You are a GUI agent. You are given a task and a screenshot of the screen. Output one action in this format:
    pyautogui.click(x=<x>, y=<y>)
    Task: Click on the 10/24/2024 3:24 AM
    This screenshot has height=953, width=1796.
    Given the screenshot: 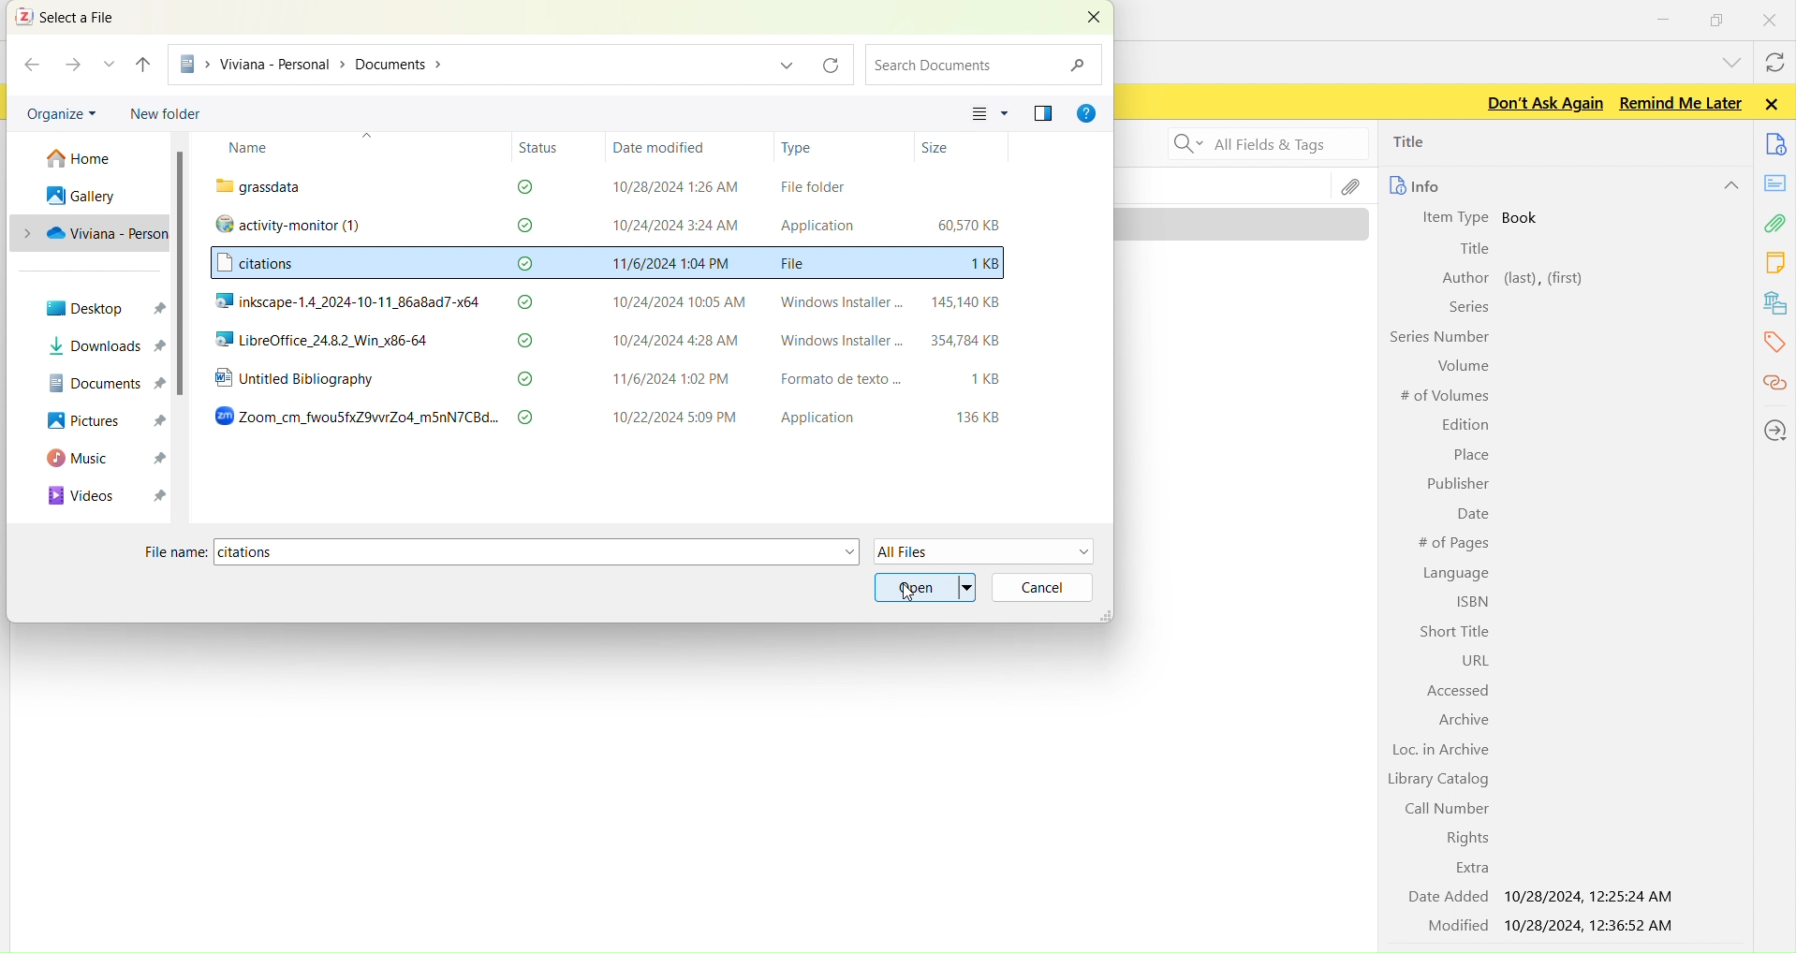 What is the action you would take?
    pyautogui.click(x=665, y=224)
    